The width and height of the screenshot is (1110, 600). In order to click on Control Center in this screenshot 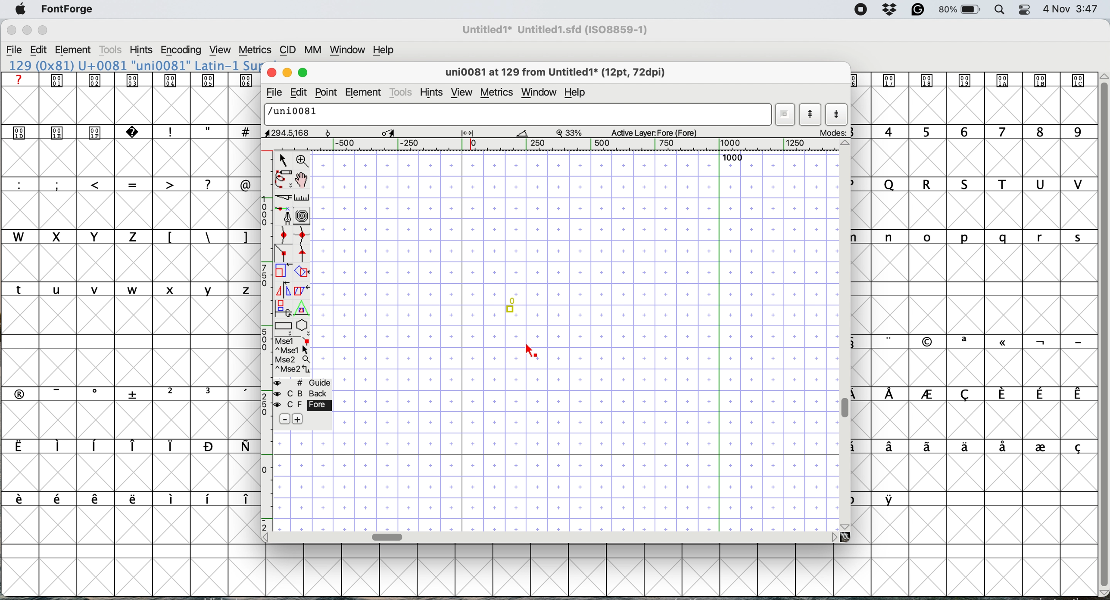, I will do `click(1024, 10)`.